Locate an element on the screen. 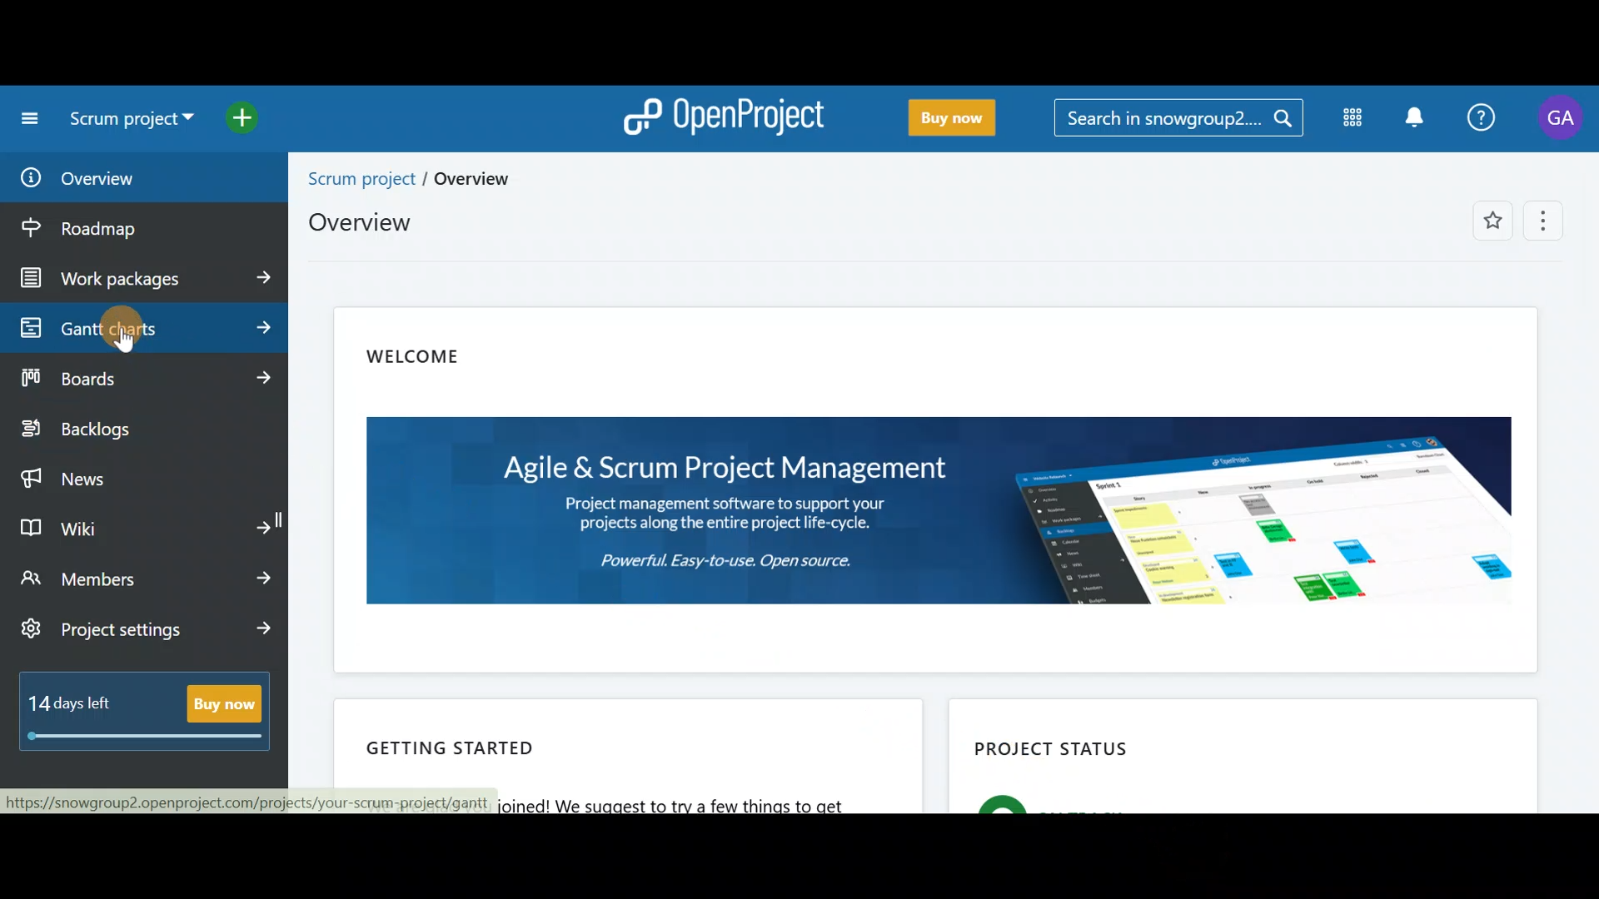 The height and width of the screenshot is (899, 1599). OpenProject is located at coordinates (730, 114).